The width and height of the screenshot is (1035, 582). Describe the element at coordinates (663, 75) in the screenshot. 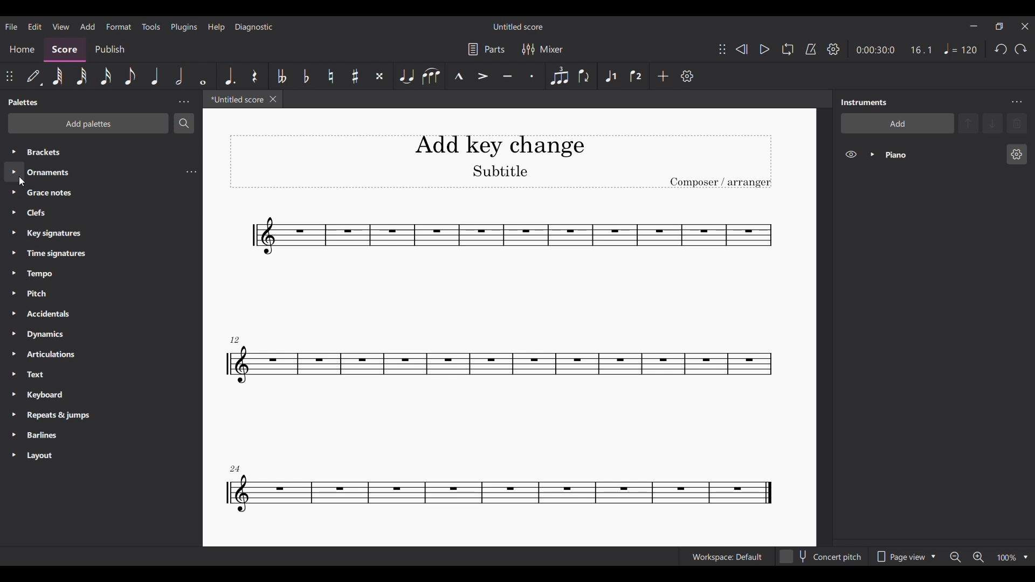

I see `Add` at that location.